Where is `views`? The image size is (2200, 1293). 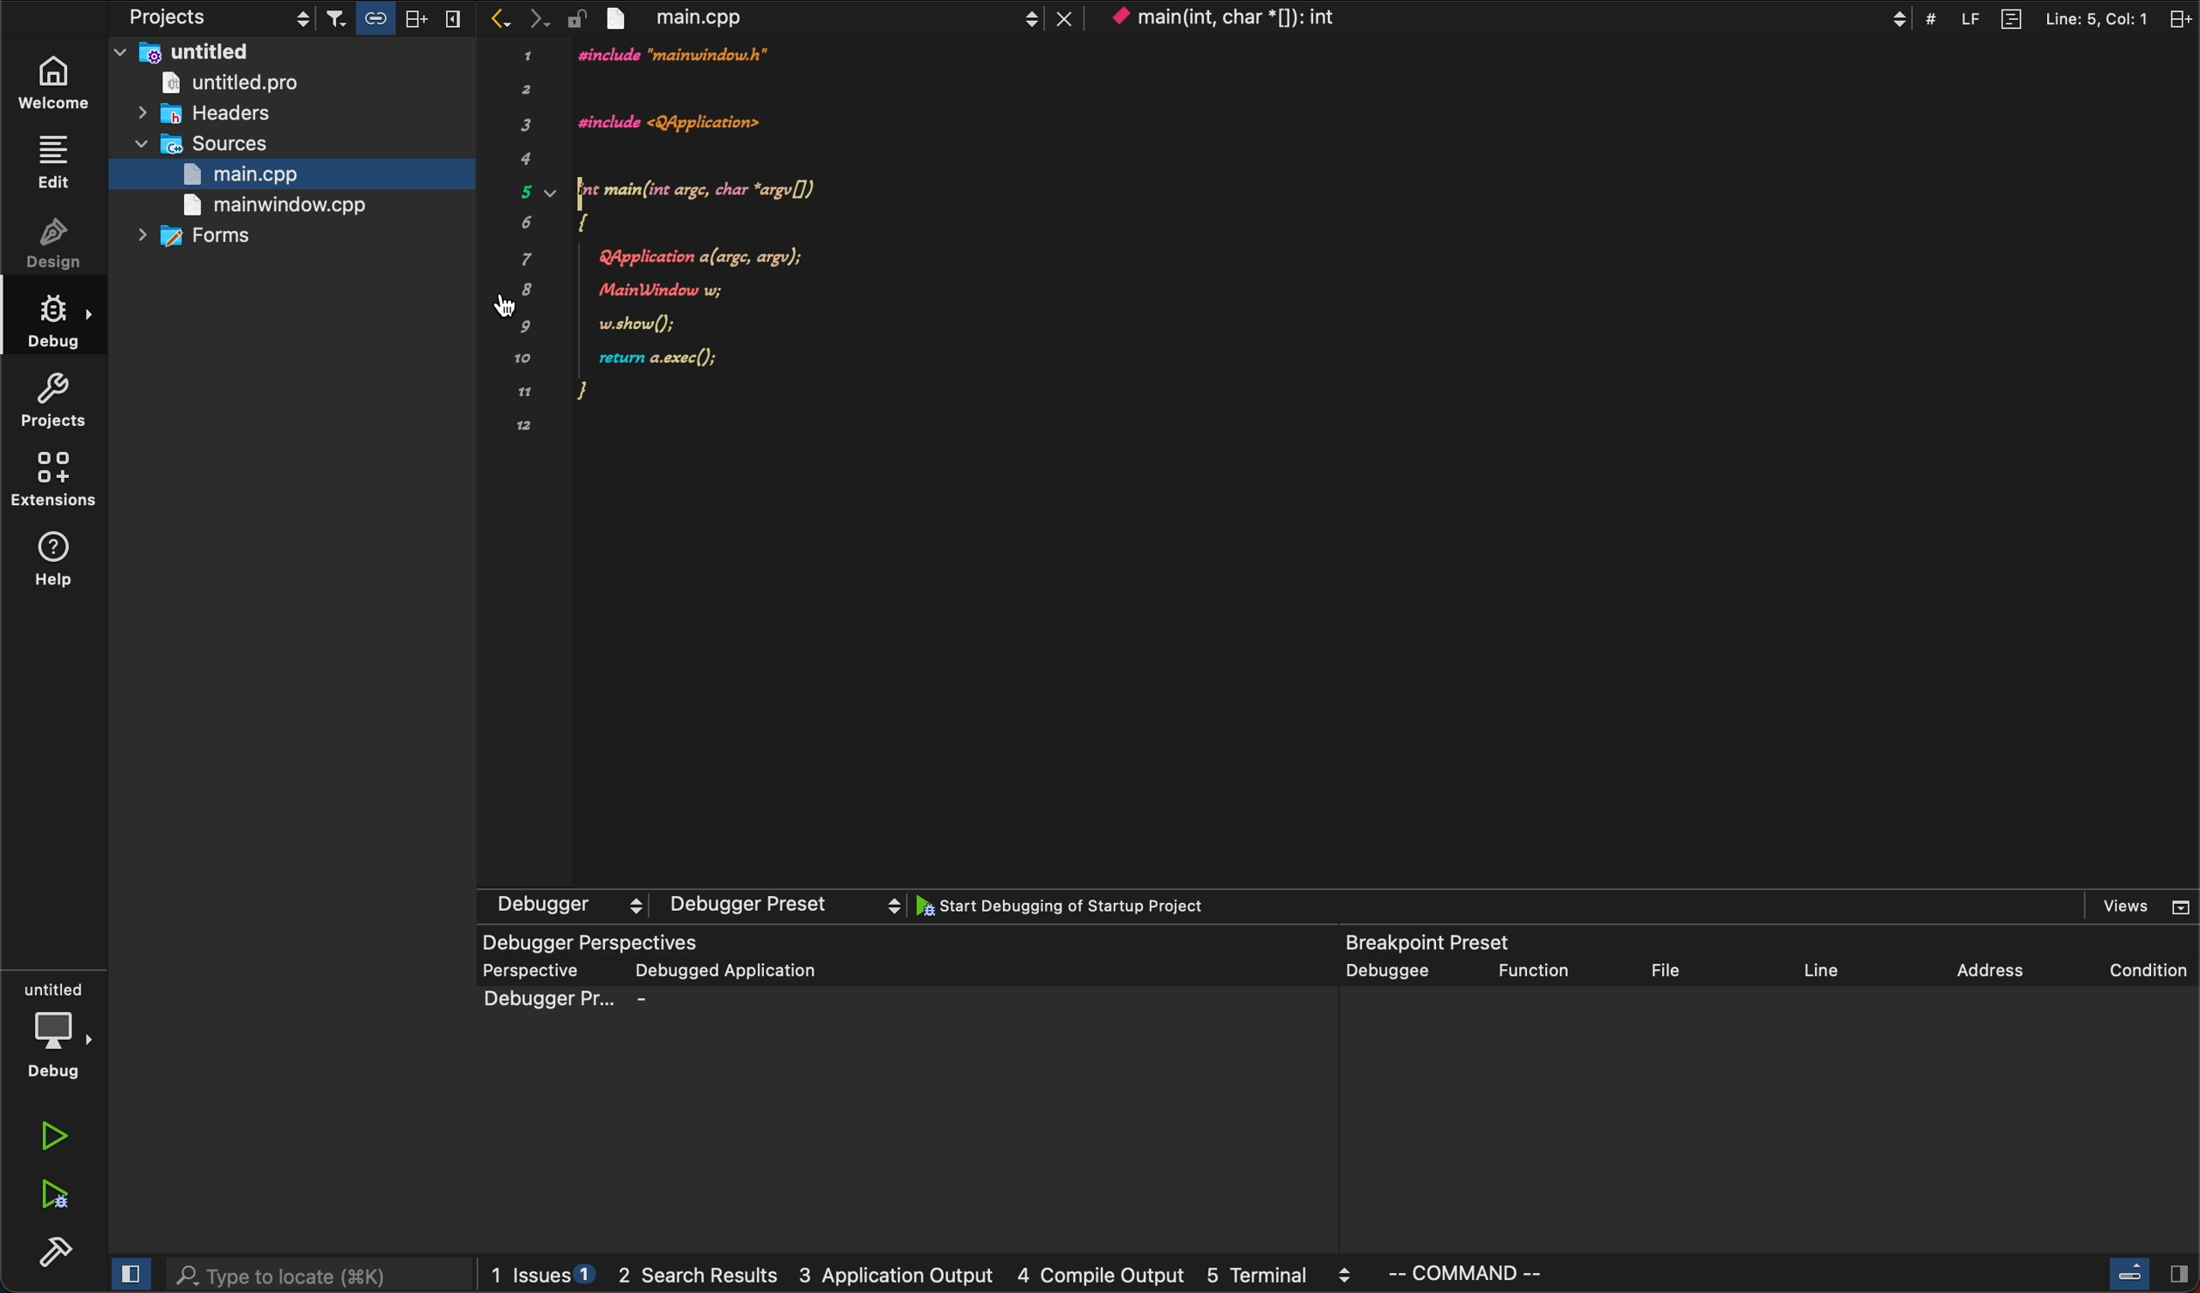 views is located at coordinates (2129, 908).